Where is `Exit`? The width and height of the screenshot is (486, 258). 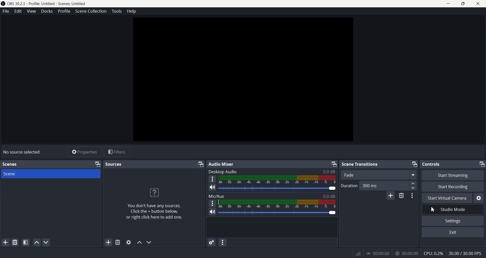
Exit is located at coordinates (453, 232).